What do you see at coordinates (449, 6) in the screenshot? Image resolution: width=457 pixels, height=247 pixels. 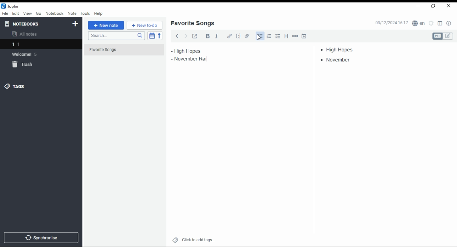 I see `close window` at bounding box center [449, 6].